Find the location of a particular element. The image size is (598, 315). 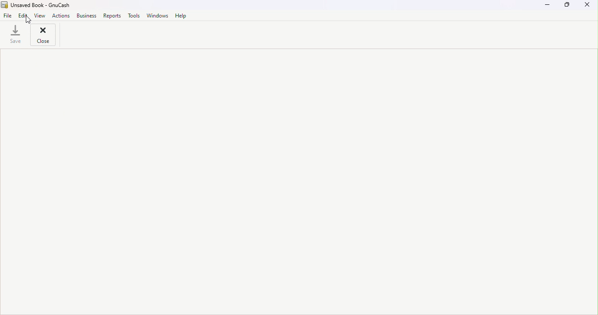

File is located at coordinates (7, 16).